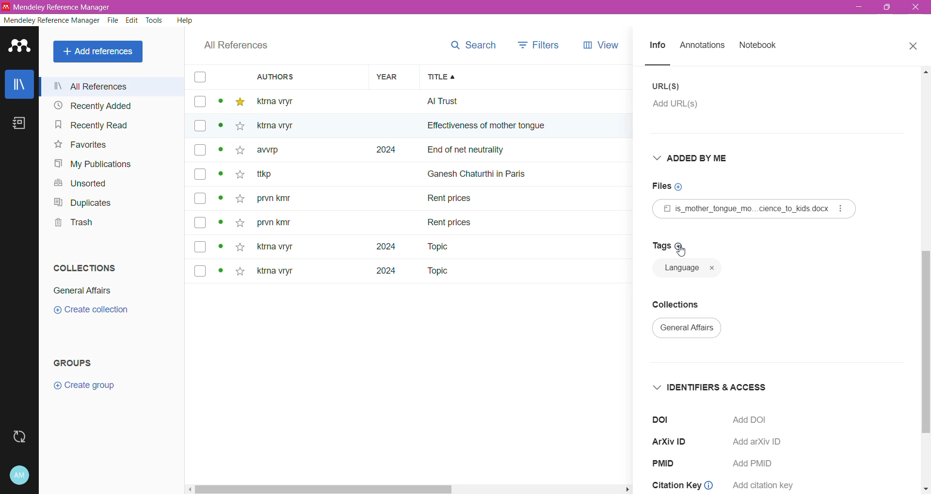 The height and width of the screenshot is (494, 931). I want to click on awrp, so click(275, 153).